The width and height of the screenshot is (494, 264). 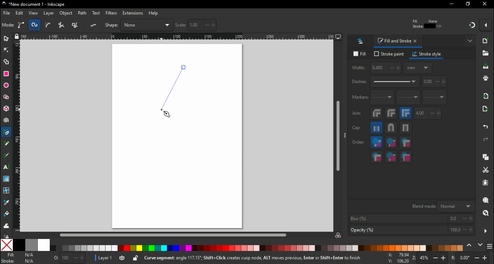 I want to click on create regular bezier path, so click(x=22, y=25).